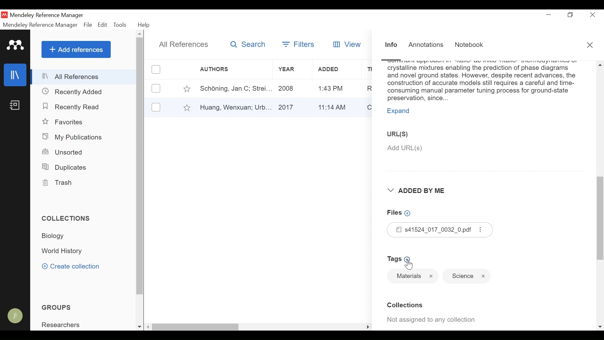 Image resolution: width=604 pixels, height=340 pixels. I want to click on Annotations, so click(426, 46).